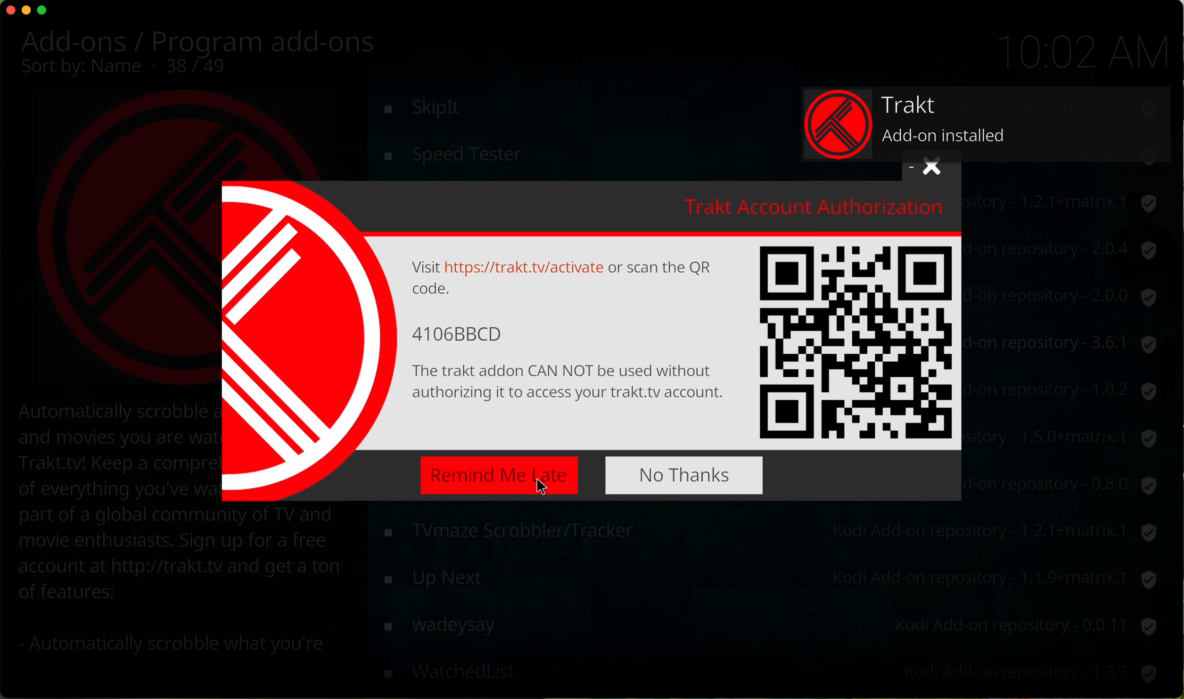  I want to click on options, so click(66, 676).